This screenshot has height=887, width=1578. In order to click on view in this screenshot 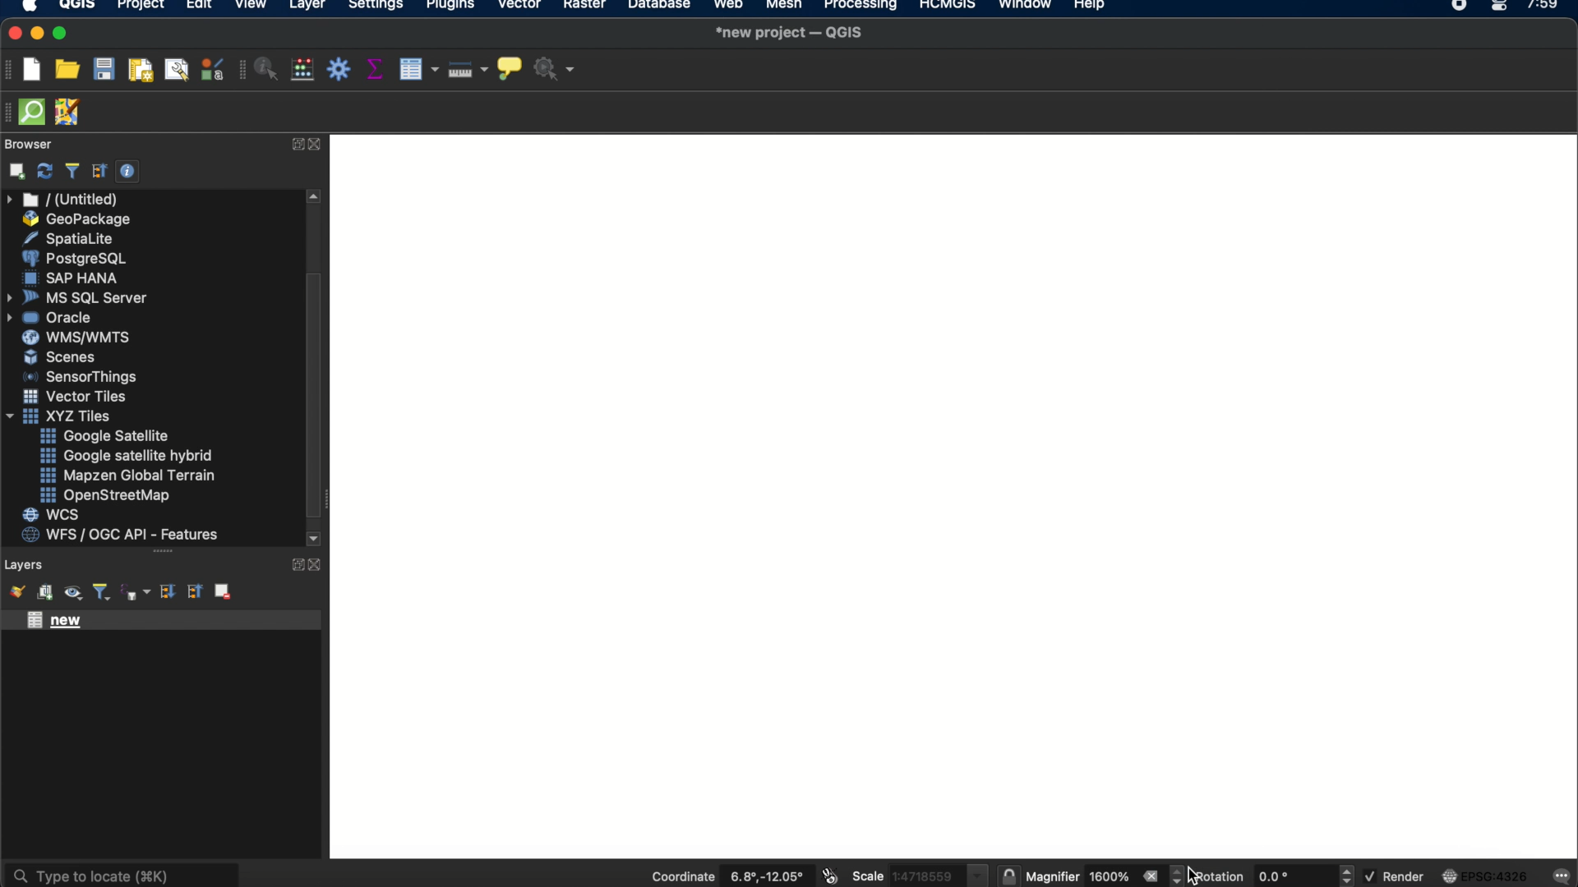, I will do `click(251, 7)`.